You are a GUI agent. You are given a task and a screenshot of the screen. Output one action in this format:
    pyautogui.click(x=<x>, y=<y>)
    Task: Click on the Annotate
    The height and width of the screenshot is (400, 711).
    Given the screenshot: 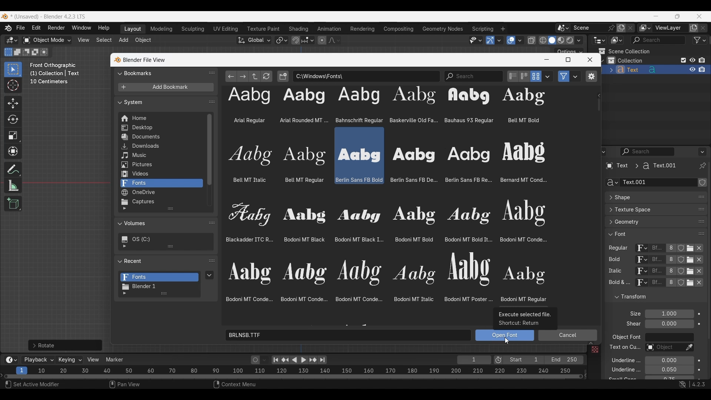 What is the action you would take?
    pyautogui.click(x=13, y=170)
    